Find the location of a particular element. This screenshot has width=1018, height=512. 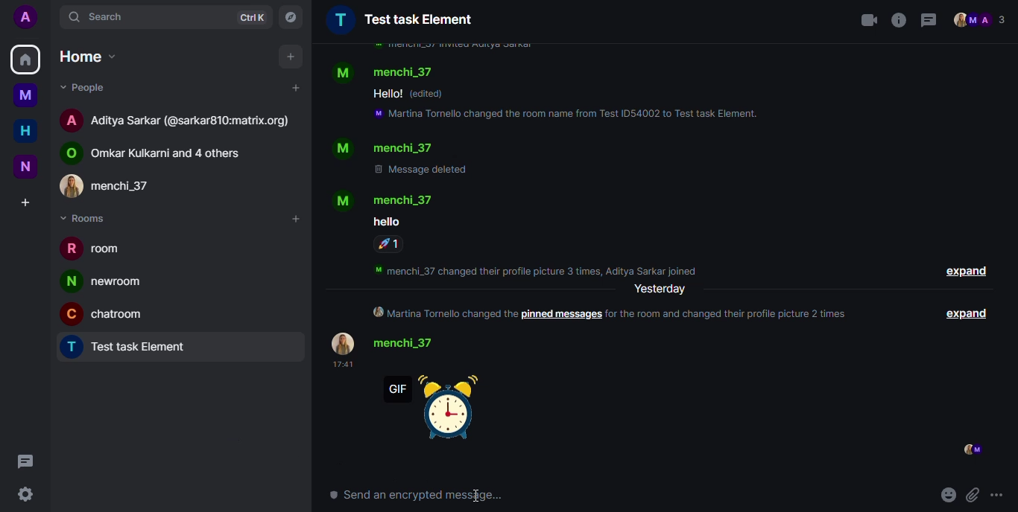

info- Martina Tortello changed the room name. Test ID54002 to Test task Element. is located at coordinates (568, 115).